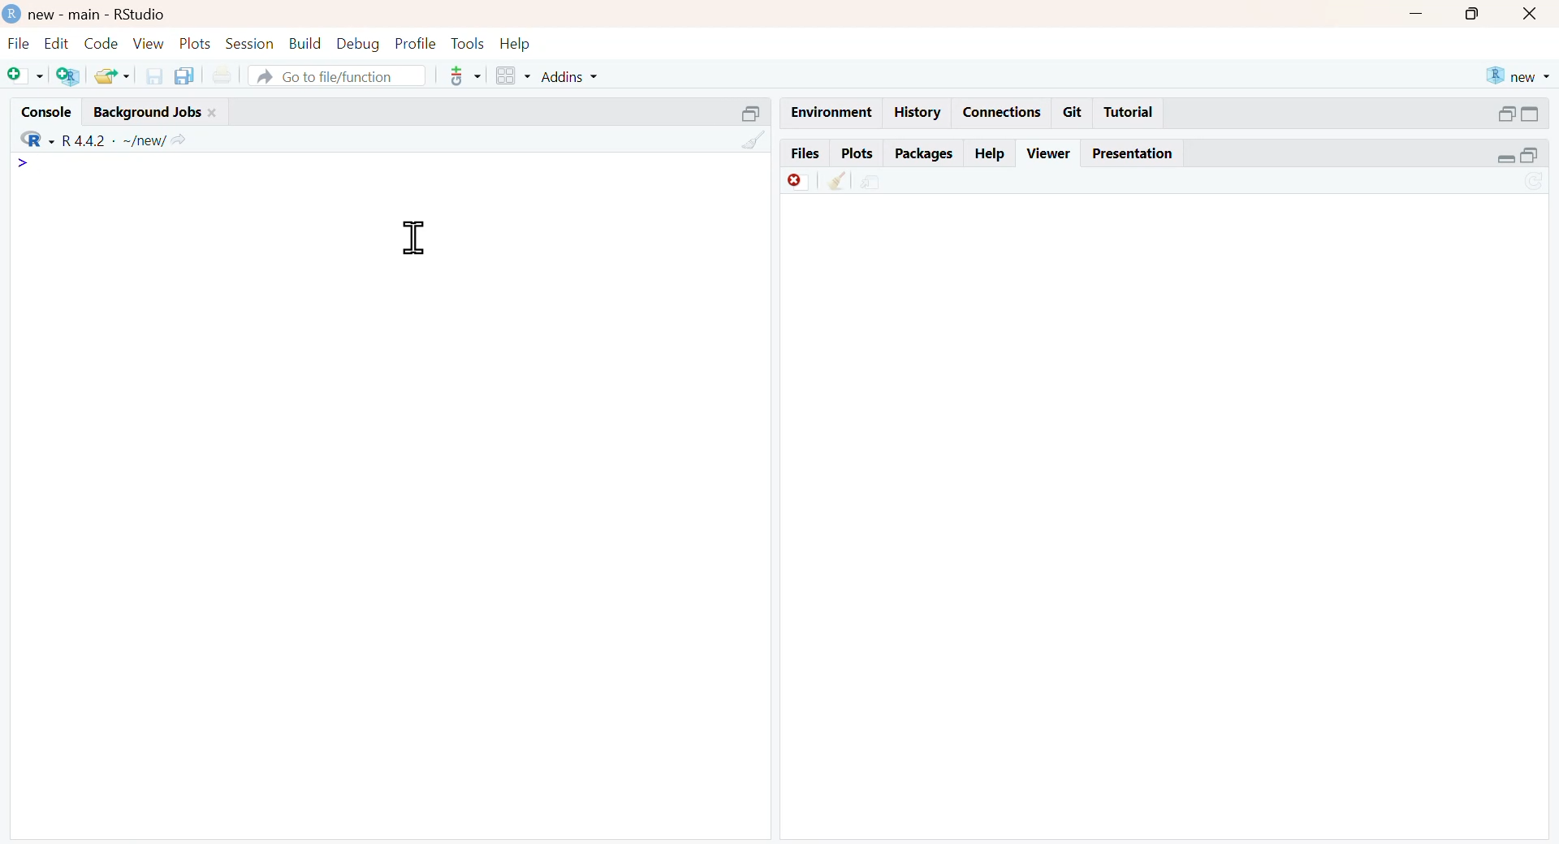  I want to click on R dropdown, so click(27, 135).